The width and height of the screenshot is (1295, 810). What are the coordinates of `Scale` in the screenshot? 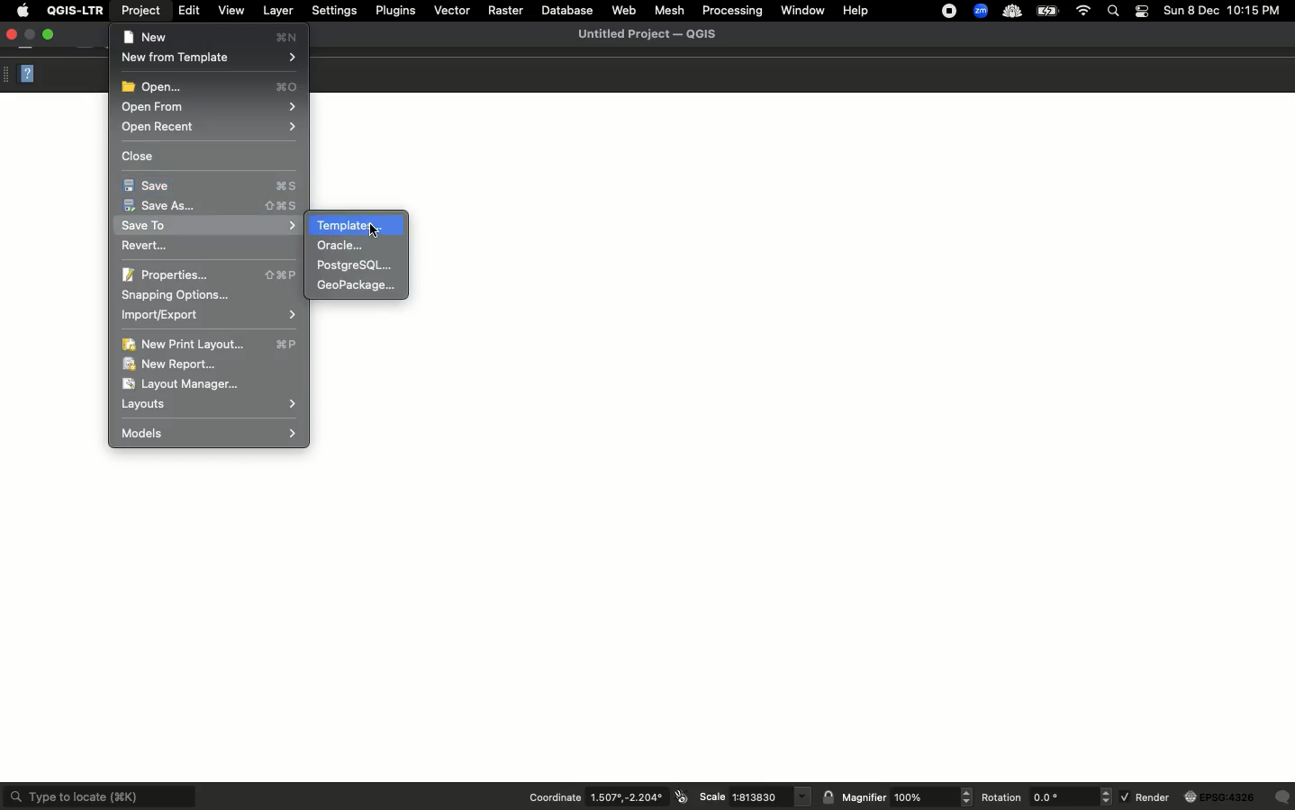 It's located at (711, 798).